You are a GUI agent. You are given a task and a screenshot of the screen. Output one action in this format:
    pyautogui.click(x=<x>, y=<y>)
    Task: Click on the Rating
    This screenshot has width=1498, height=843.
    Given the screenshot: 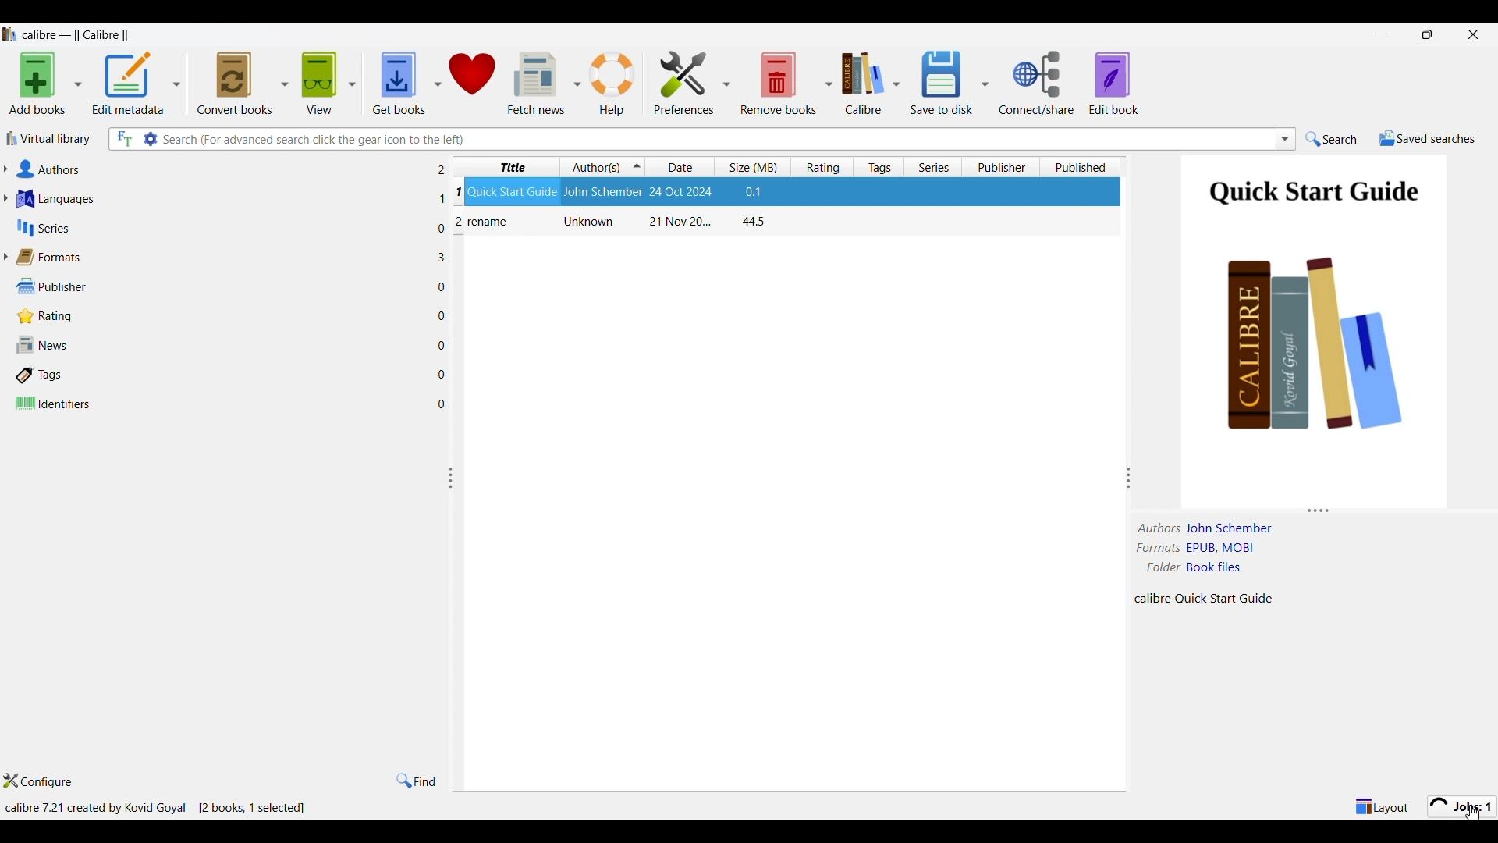 What is the action you would take?
    pyautogui.click(x=222, y=316)
    